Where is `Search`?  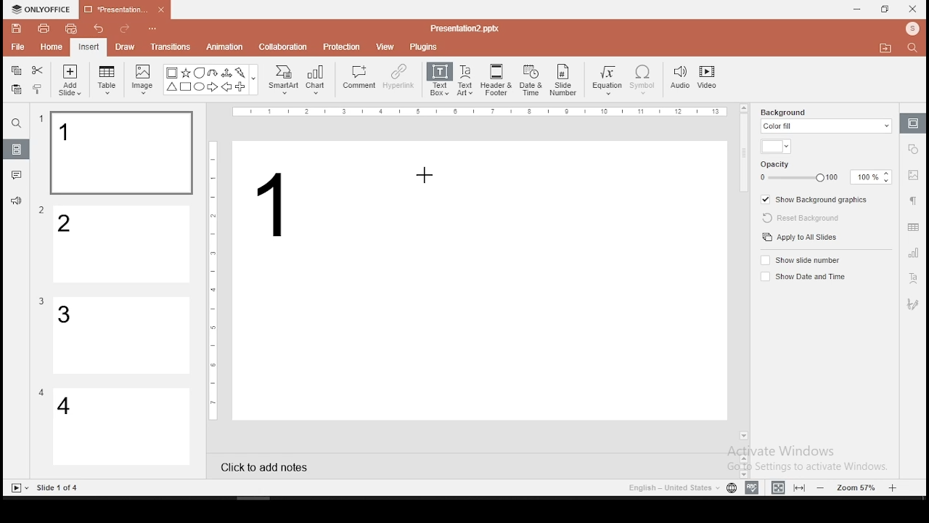
Search is located at coordinates (917, 49).